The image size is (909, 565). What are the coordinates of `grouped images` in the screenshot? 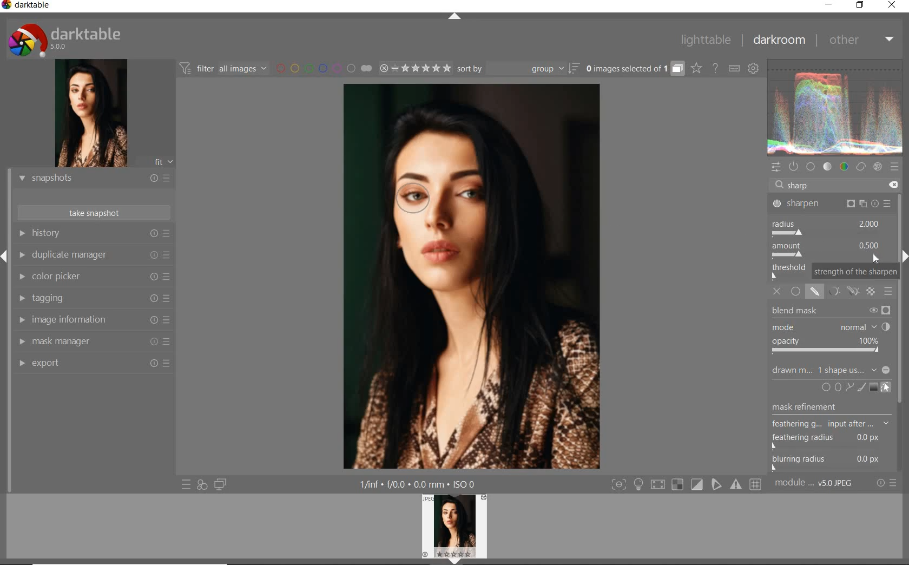 It's located at (635, 69).